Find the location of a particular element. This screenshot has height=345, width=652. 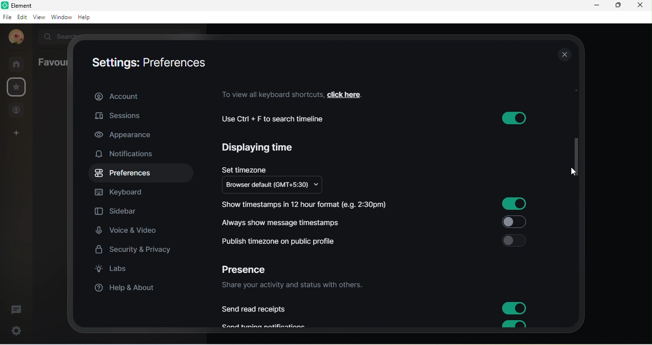

always show message timestamps is located at coordinates (284, 222).